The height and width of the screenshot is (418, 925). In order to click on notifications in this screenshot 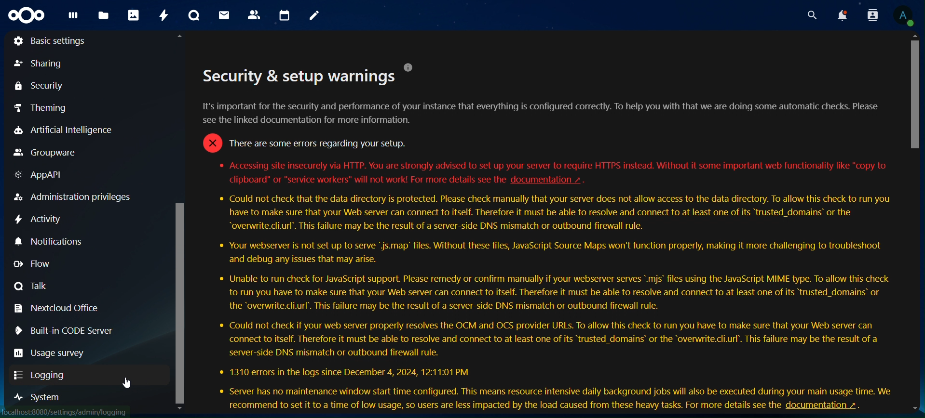, I will do `click(48, 242)`.